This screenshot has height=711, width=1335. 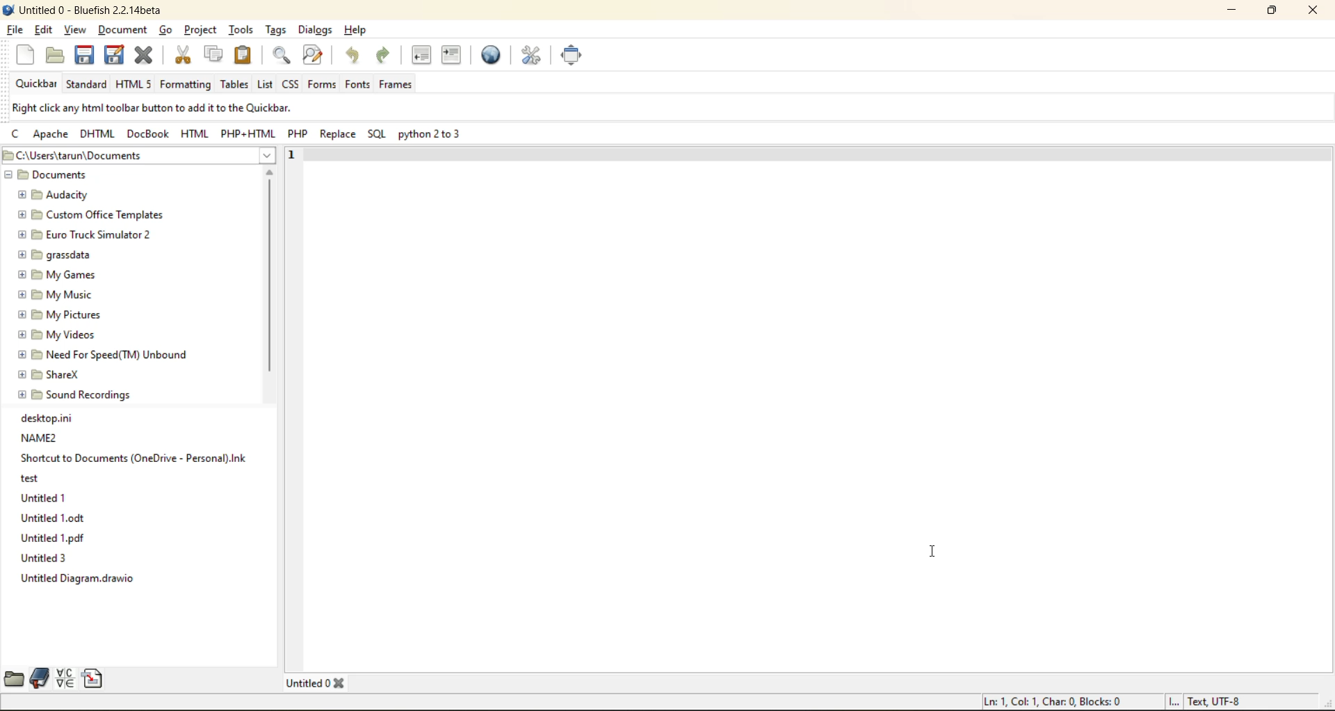 I want to click on Untitled Diagram.drawio, so click(x=83, y=580).